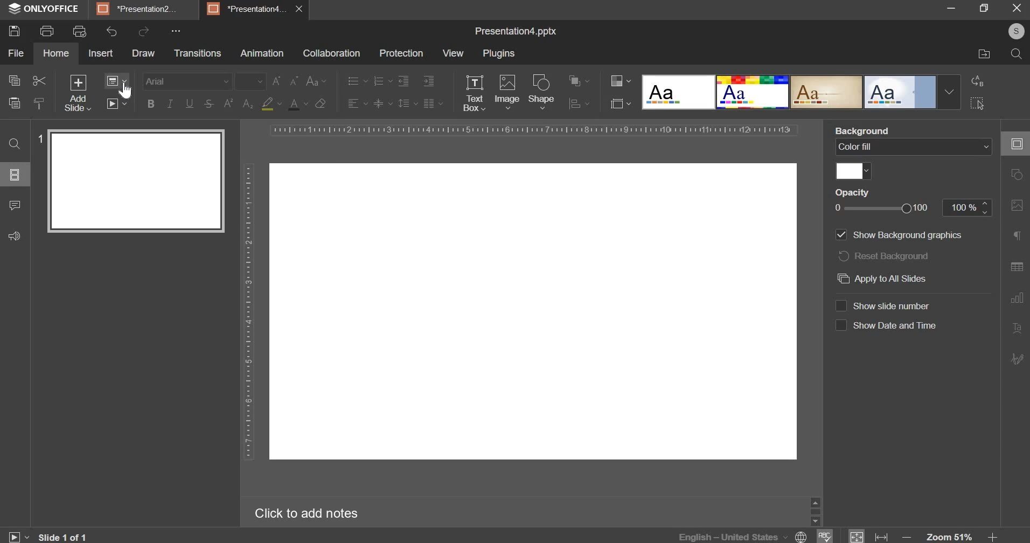 The width and height of the screenshot is (1030, 543). I want to click on design, so click(901, 93).